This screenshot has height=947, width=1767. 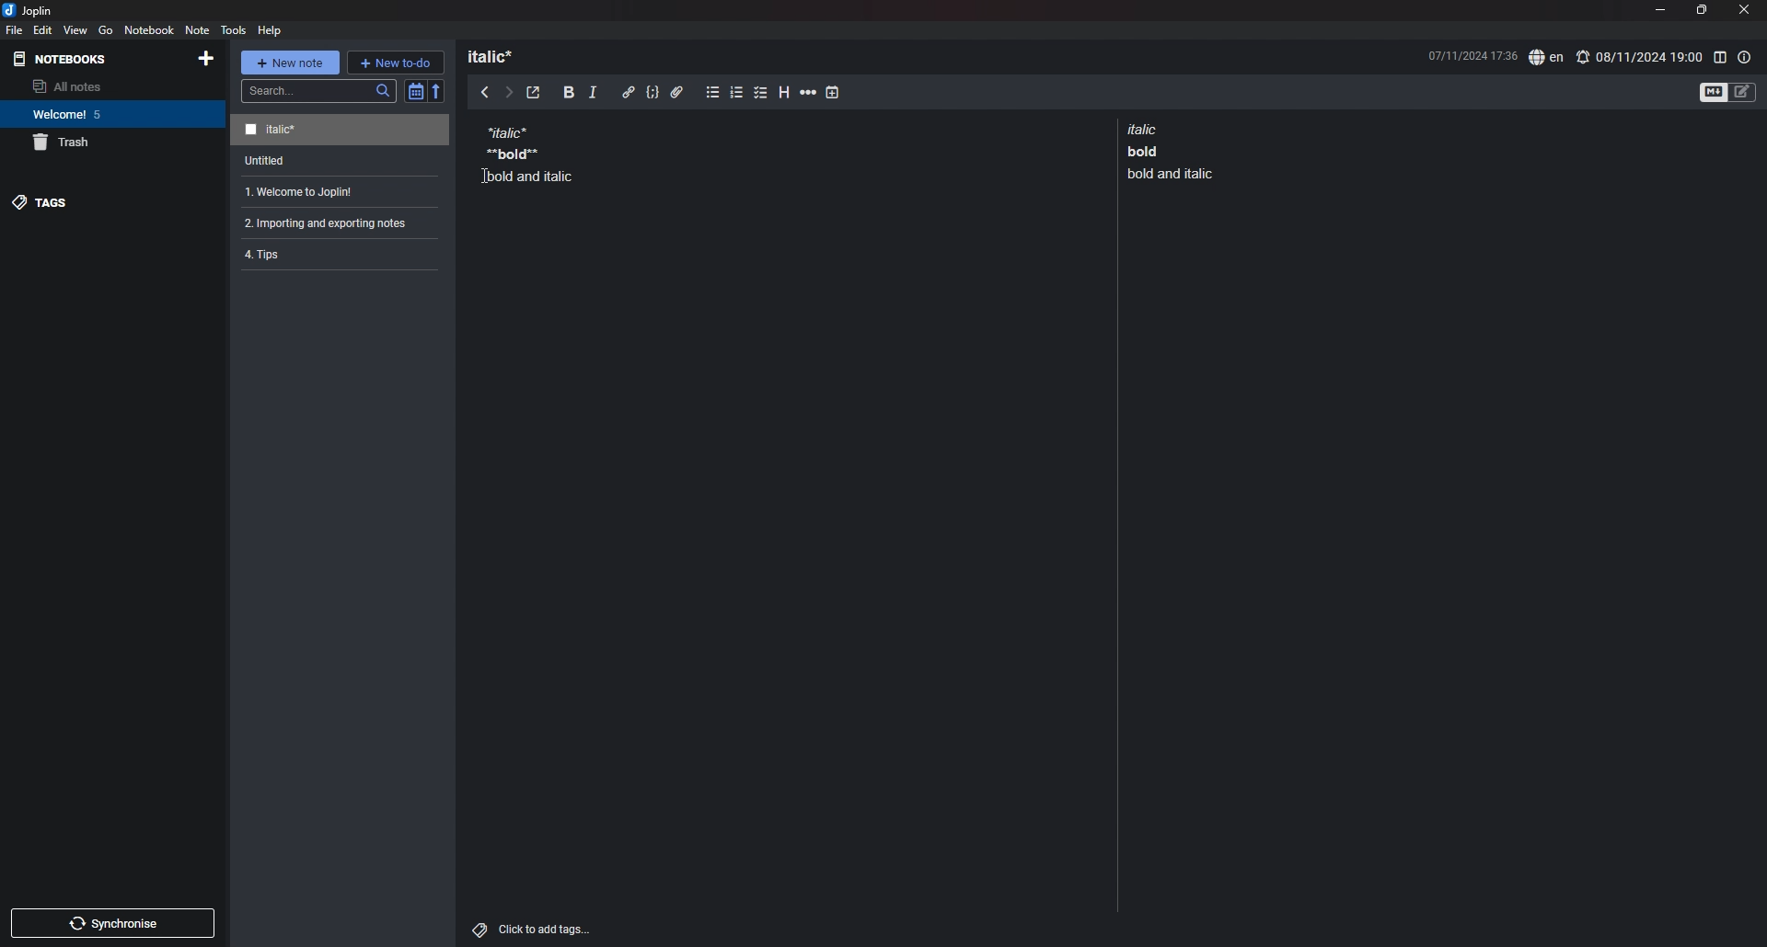 What do you see at coordinates (1472, 54) in the screenshot?
I see `date and time` at bounding box center [1472, 54].